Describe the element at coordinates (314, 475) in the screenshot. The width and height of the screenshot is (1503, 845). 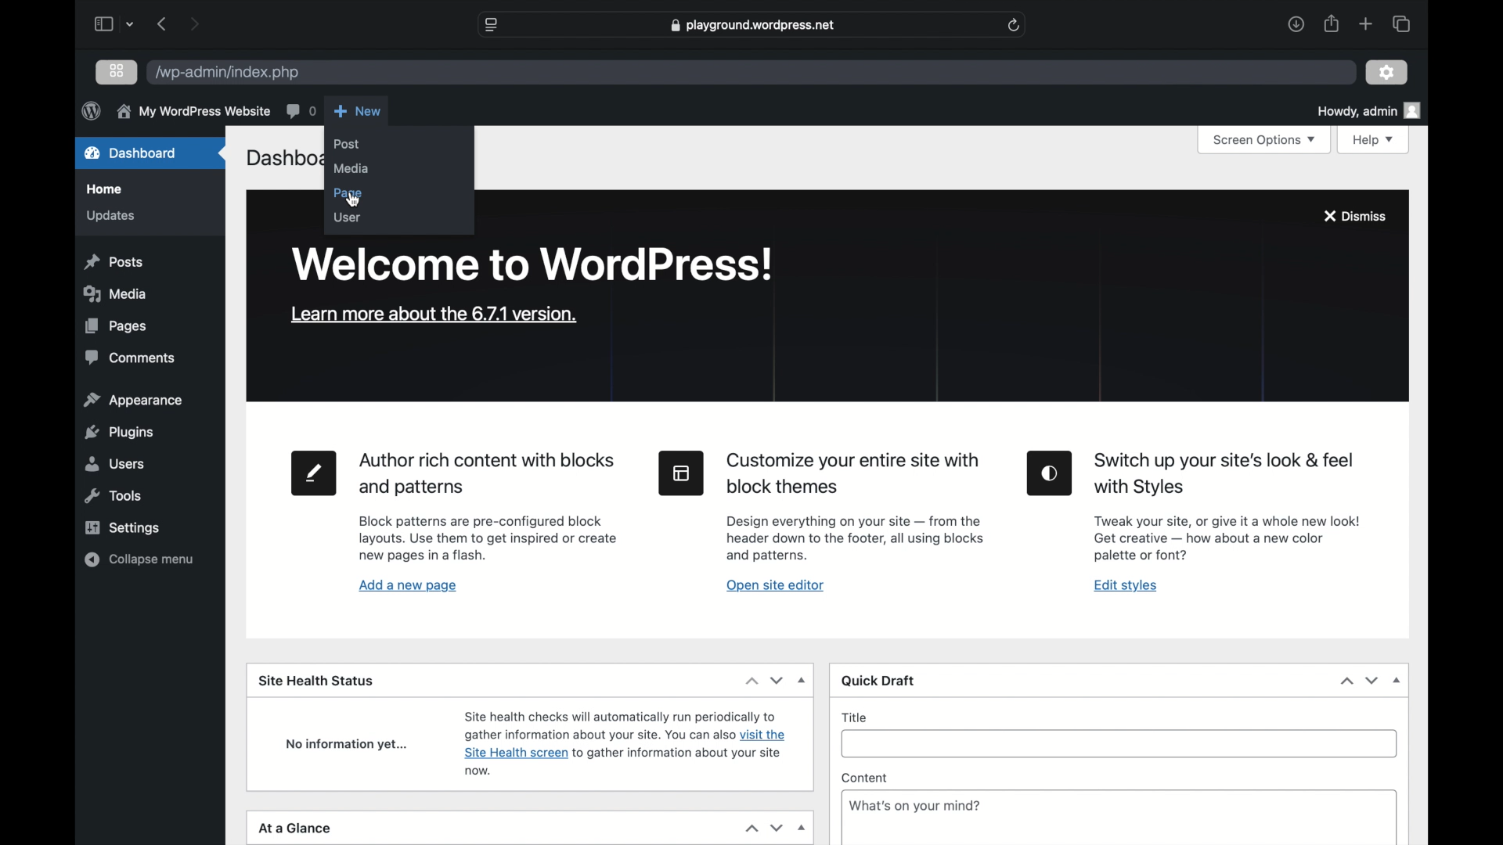
I see `new page` at that location.